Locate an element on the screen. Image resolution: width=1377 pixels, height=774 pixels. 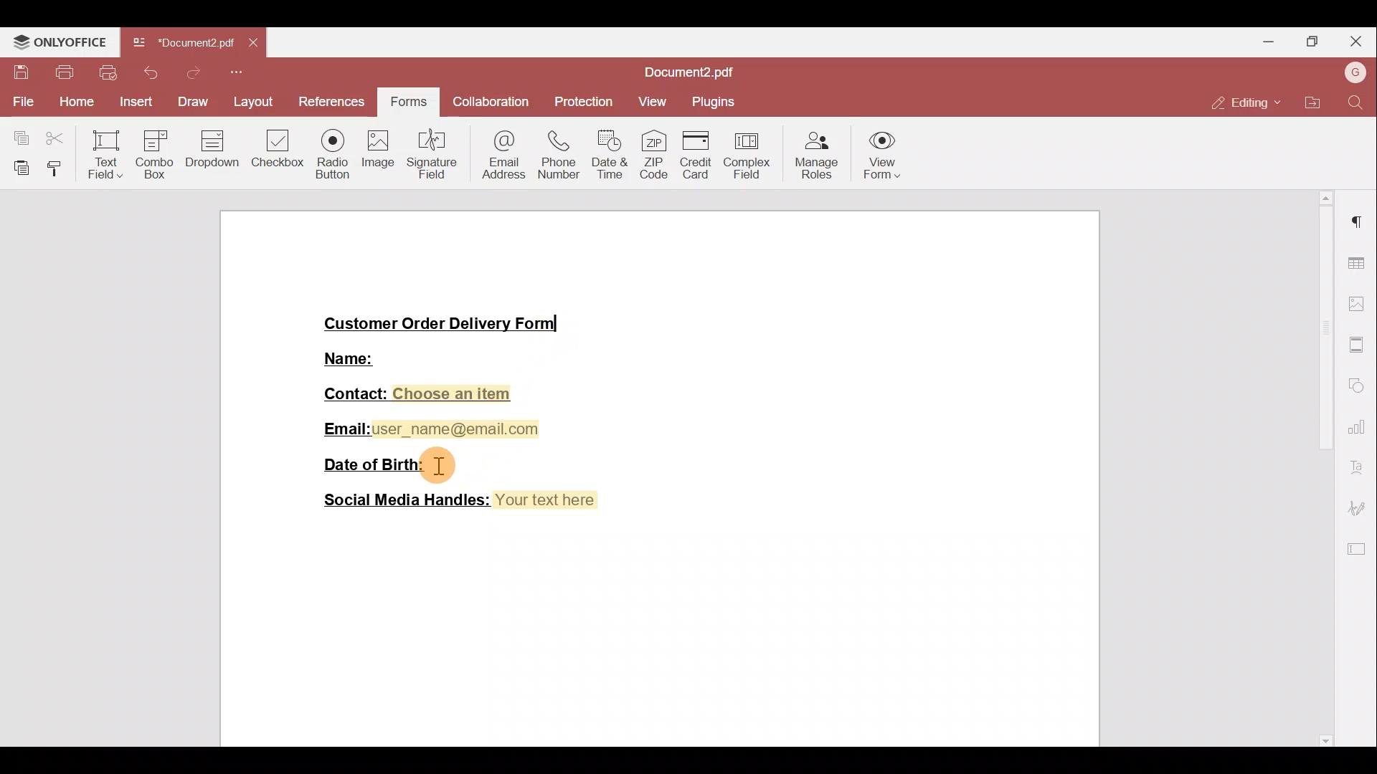
Date of Birth: is located at coordinates (372, 463).